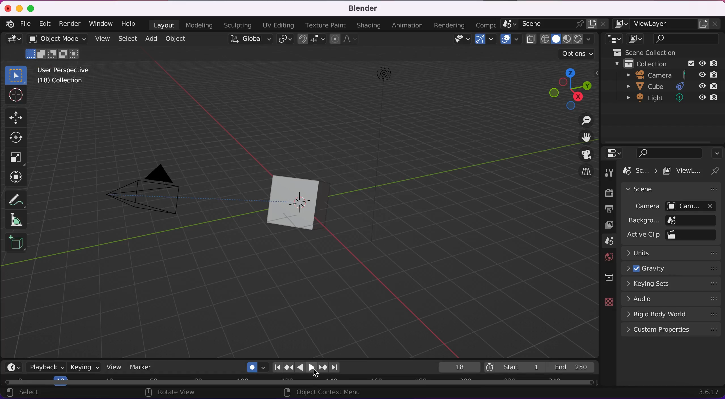  I want to click on cube, so click(668, 86).